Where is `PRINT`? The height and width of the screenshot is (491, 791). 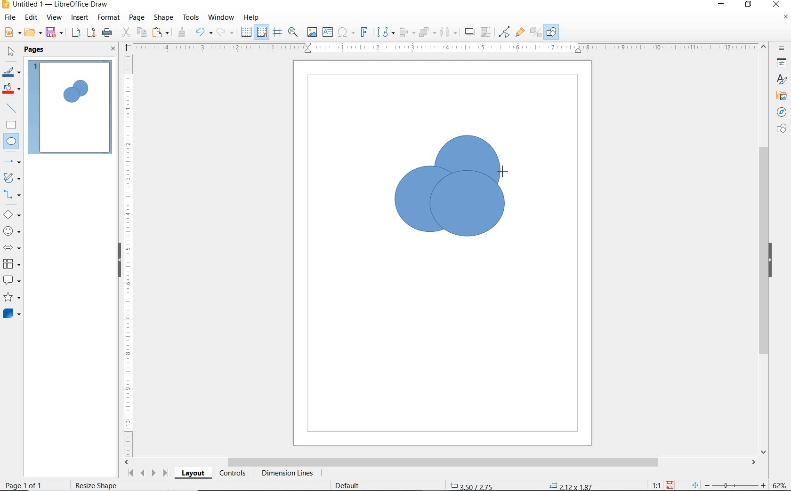
PRINT is located at coordinates (107, 32).